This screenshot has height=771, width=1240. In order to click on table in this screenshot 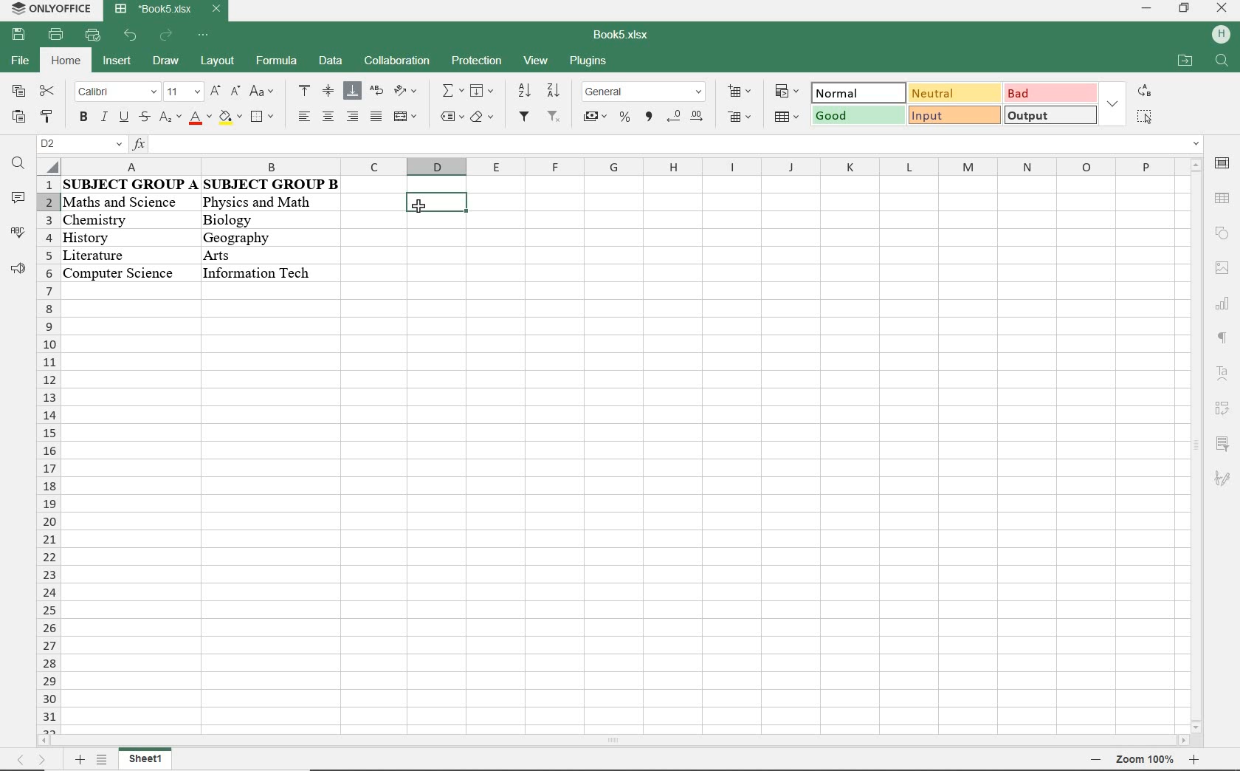, I will do `click(1222, 198)`.